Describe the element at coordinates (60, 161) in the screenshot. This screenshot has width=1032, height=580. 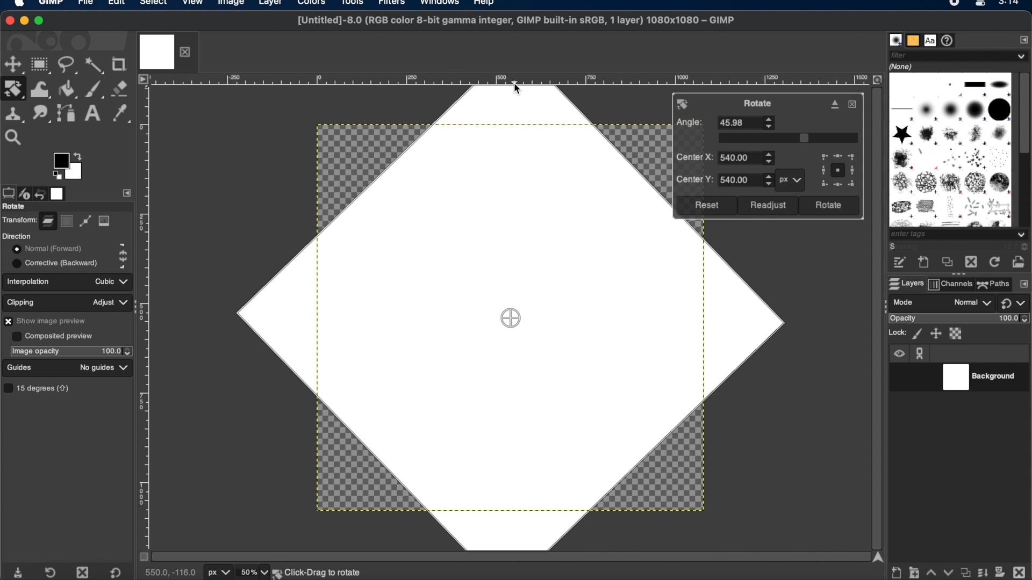
I see `active foreground color` at that location.